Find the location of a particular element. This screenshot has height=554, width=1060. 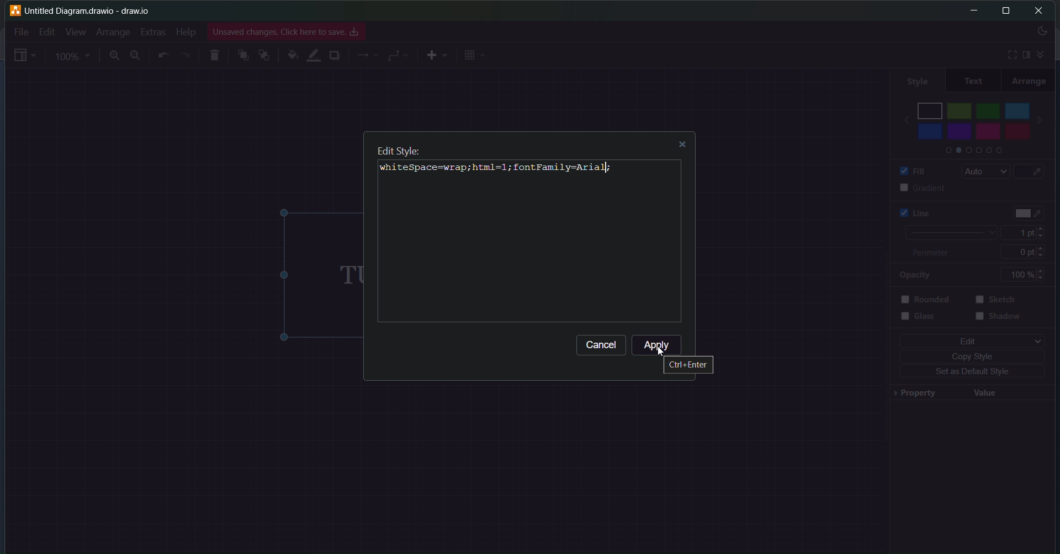

next is located at coordinates (1046, 116).